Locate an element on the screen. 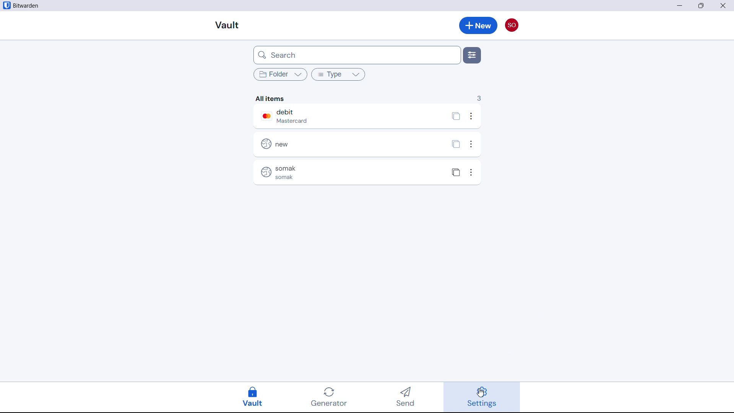  type  is located at coordinates (338, 74).